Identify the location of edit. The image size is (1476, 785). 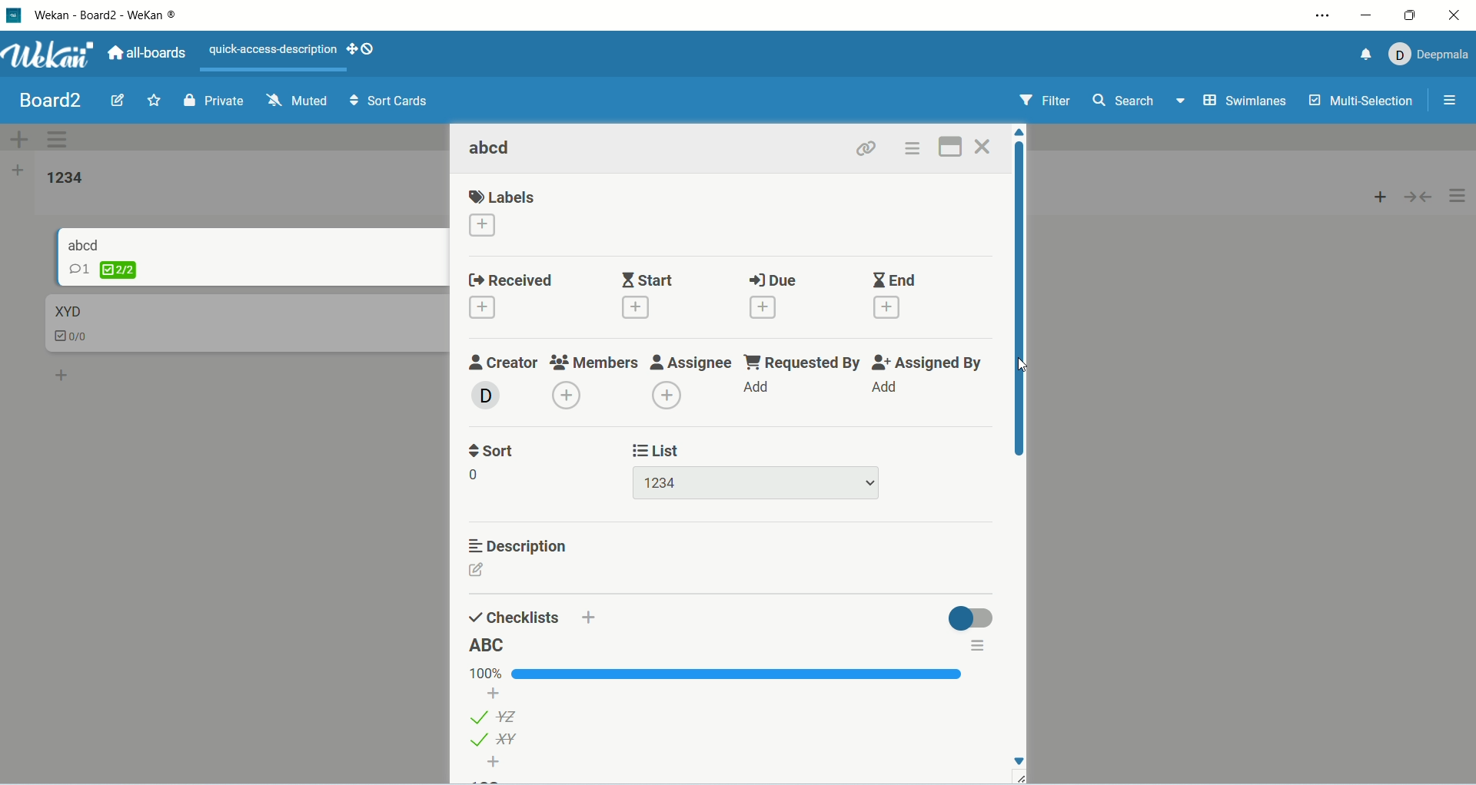
(482, 571).